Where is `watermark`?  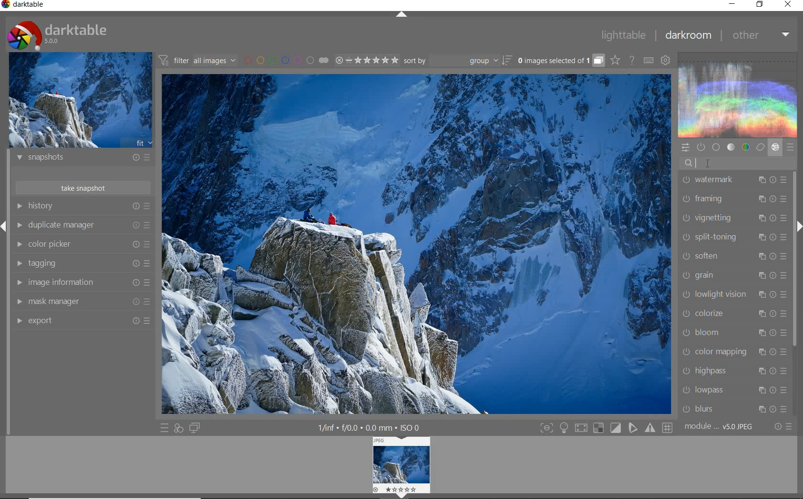 watermark is located at coordinates (733, 181).